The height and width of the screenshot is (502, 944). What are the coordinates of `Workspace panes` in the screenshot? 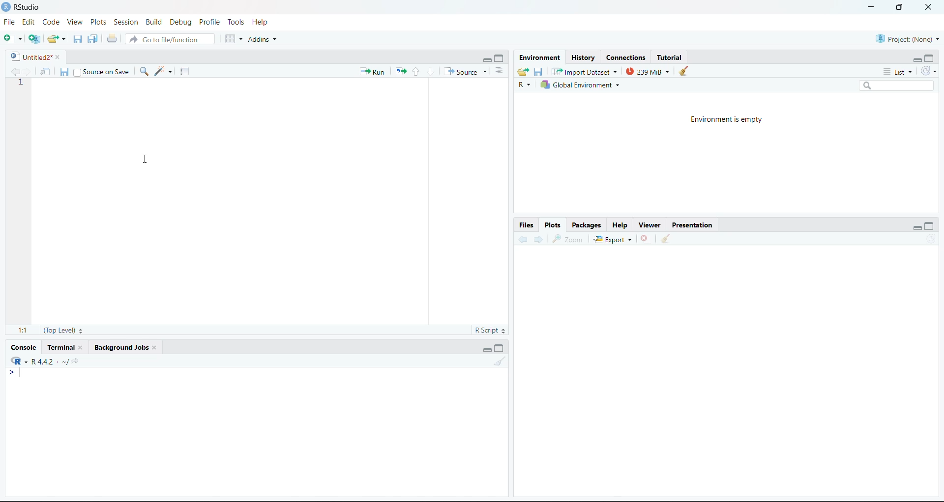 It's located at (231, 38).